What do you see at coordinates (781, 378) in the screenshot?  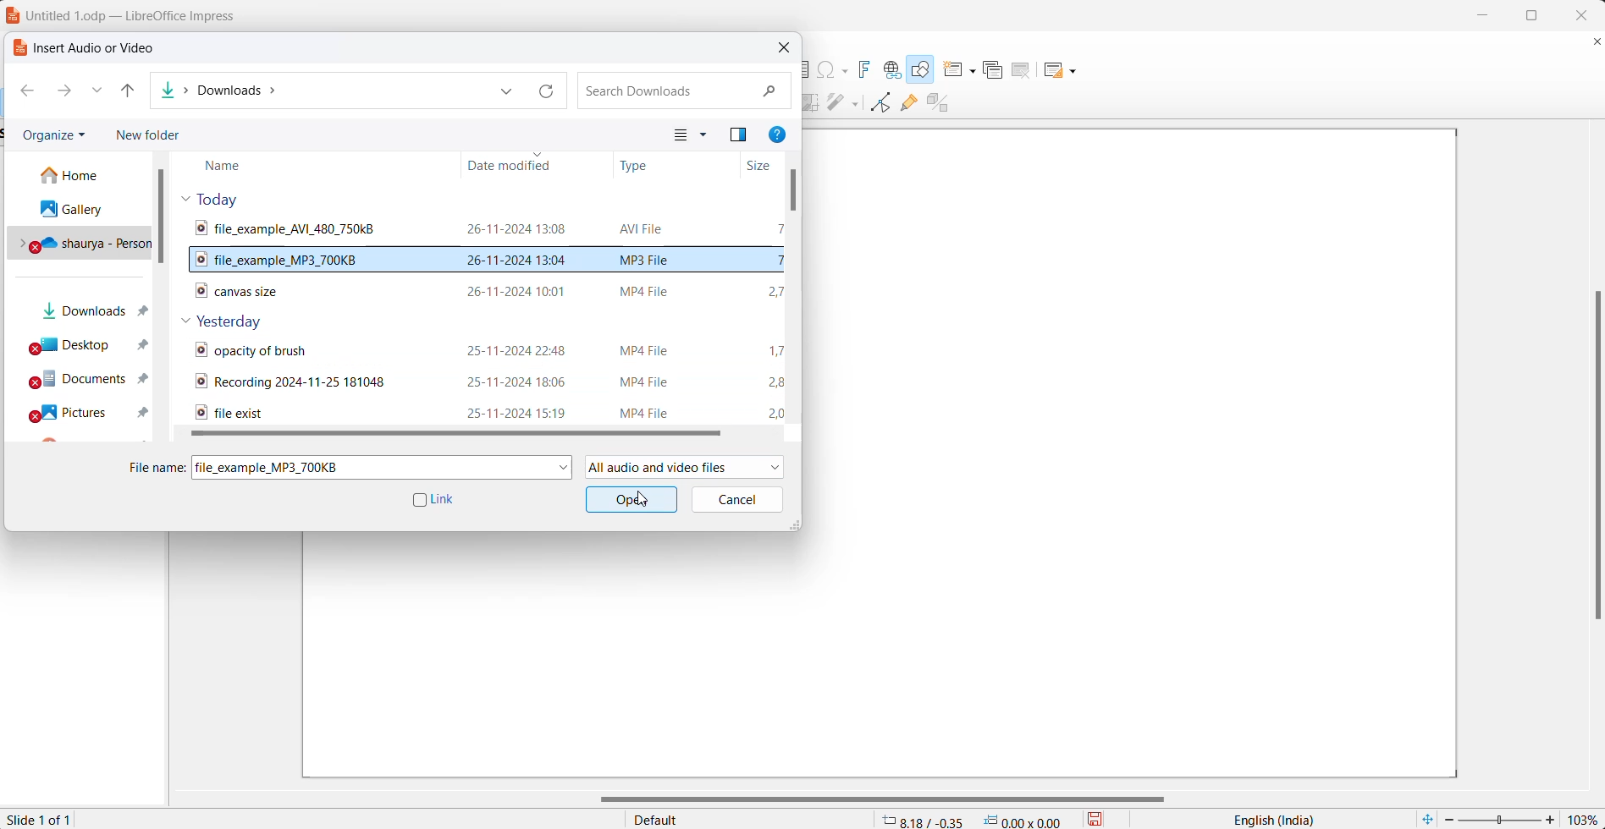 I see `video files sizes` at bounding box center [781, 378].